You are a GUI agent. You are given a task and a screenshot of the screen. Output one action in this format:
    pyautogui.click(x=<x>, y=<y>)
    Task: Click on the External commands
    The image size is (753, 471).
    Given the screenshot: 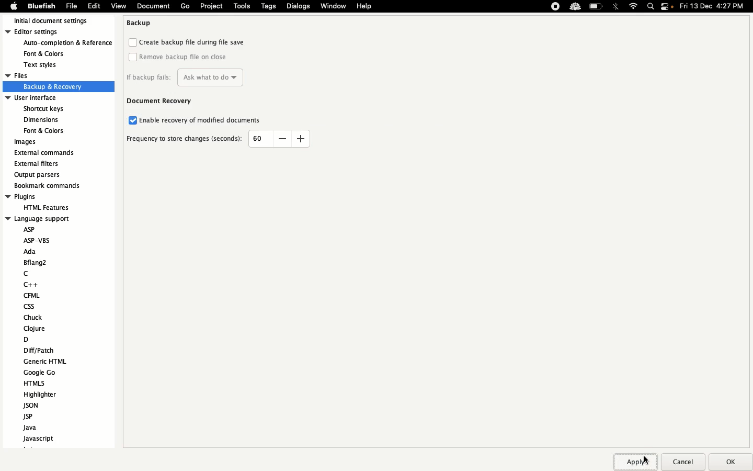 What is the action you would take?
    pyautogui.click(x=49, y=153)
    